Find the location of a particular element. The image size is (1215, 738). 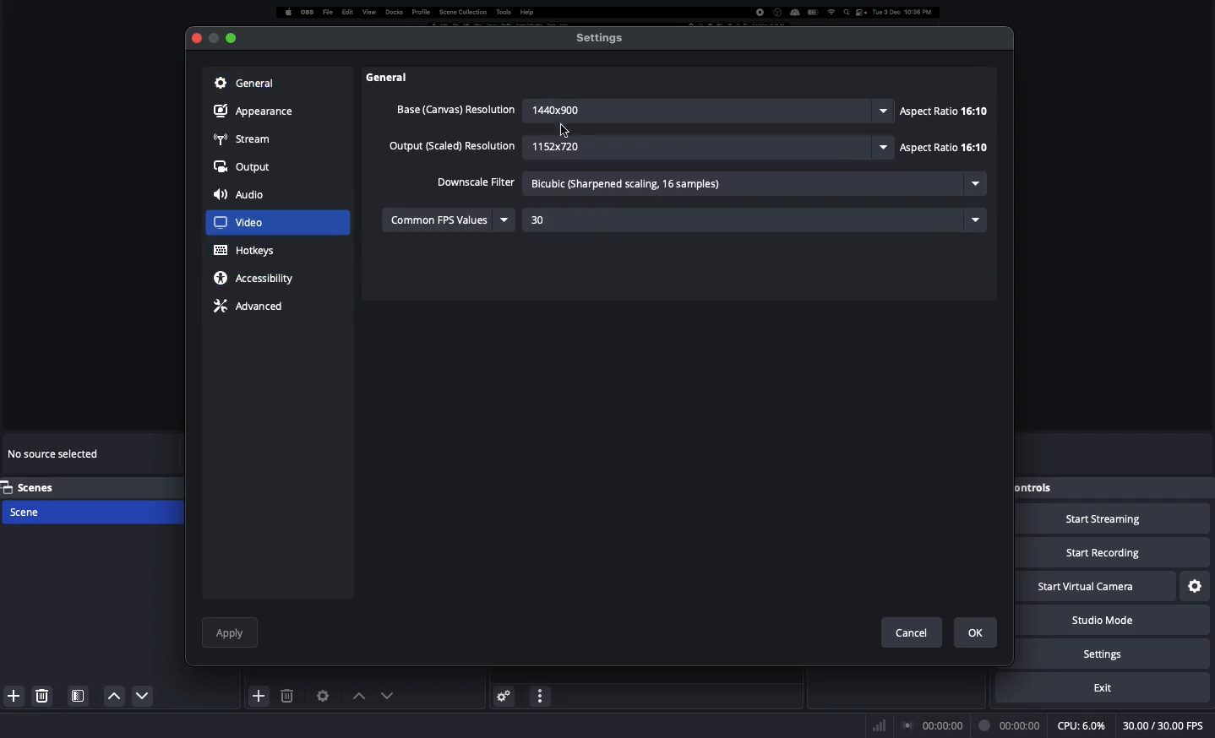

30 is located at coordinates (755, 219).